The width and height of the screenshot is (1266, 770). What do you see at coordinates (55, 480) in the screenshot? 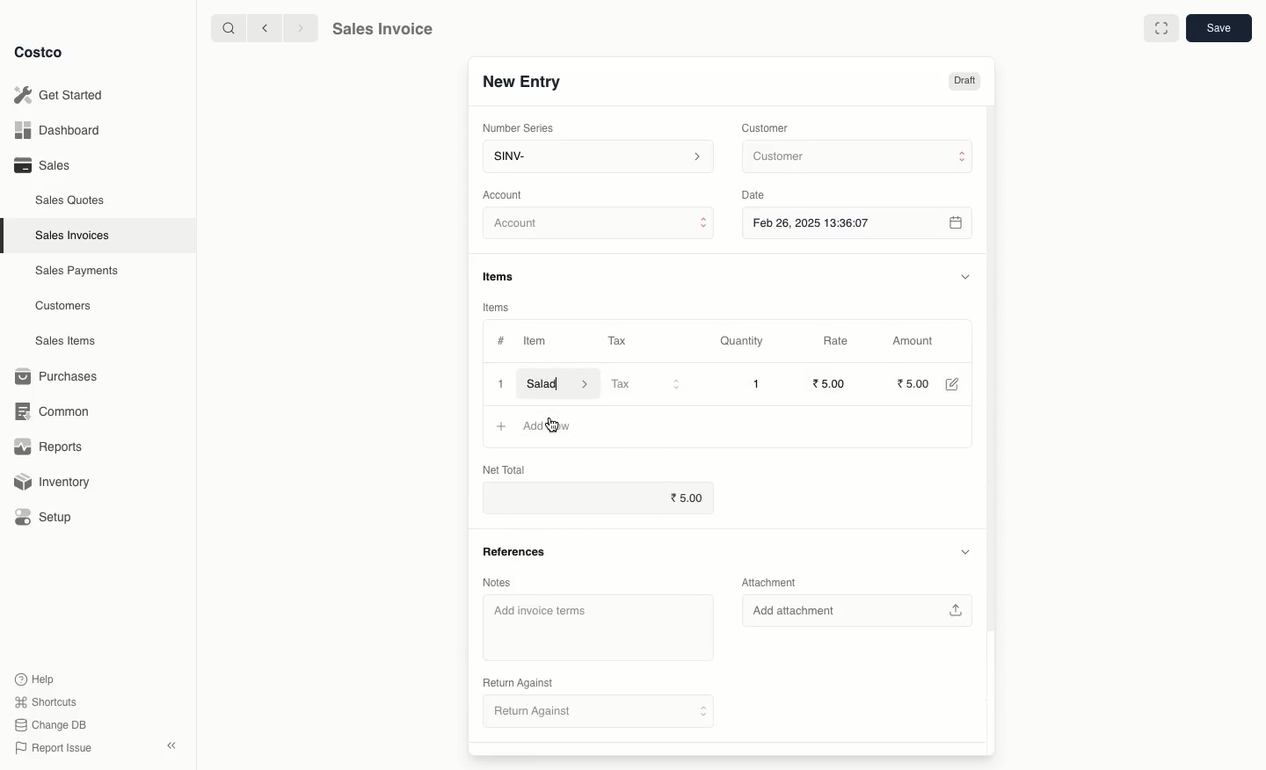
I see `Inventory` at bounding box center [55, 480].